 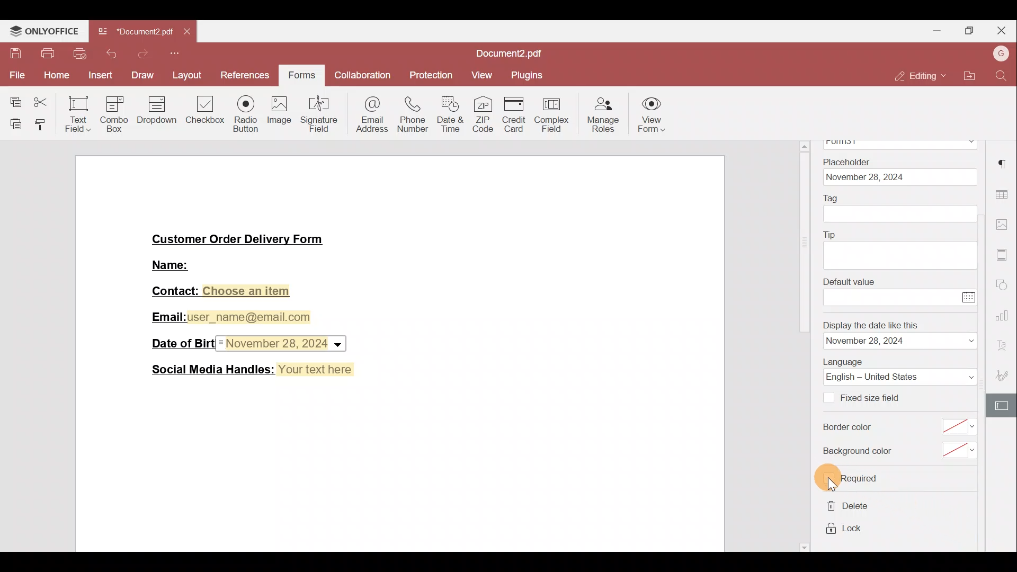 I want to click on Undo, so click(x=110, y=53).